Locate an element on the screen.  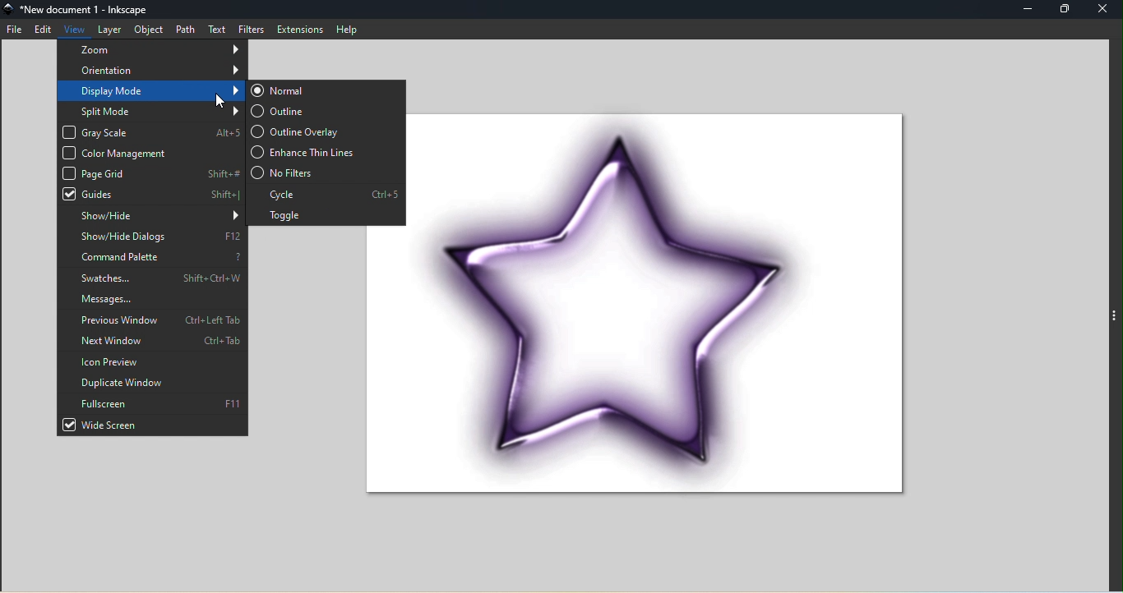
Path is located at coordinates (184, 30).